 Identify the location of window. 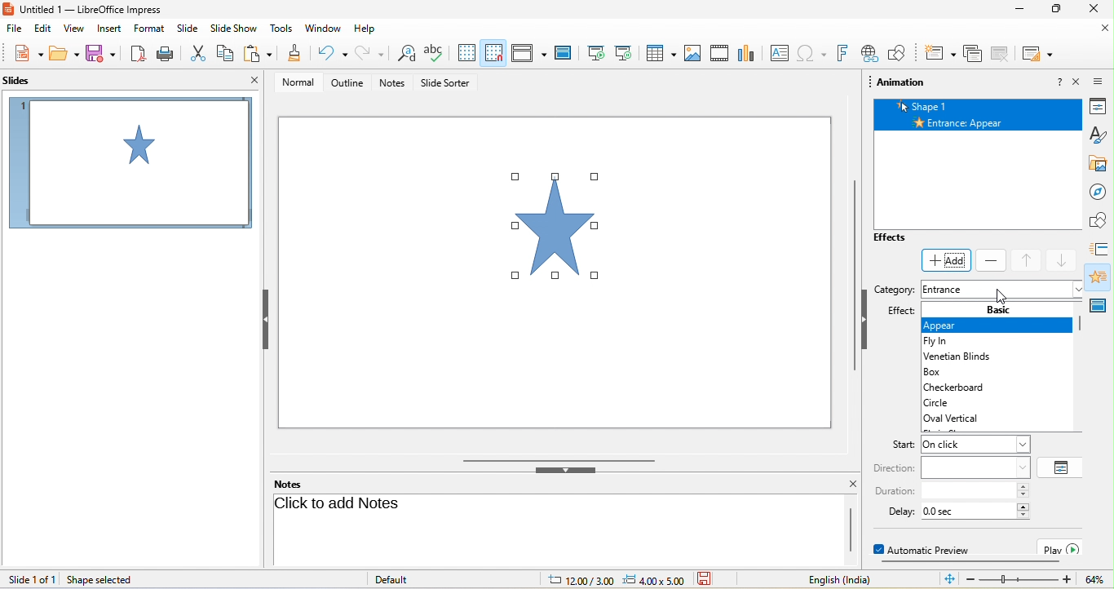
(325, 30).